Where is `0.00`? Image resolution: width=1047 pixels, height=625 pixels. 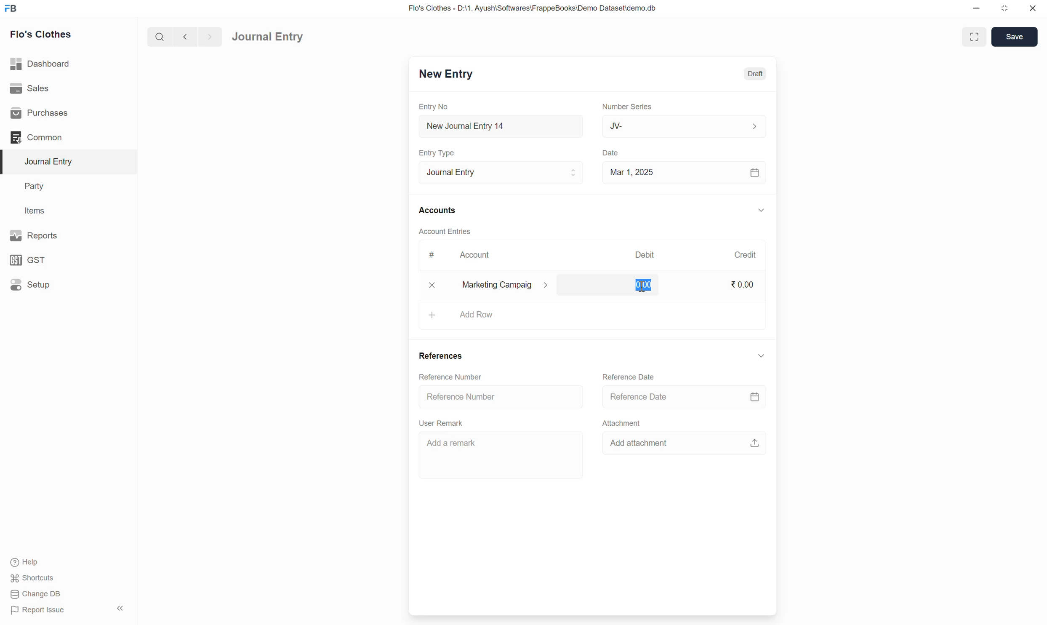 0.00 is located at coordinates (643, 286).